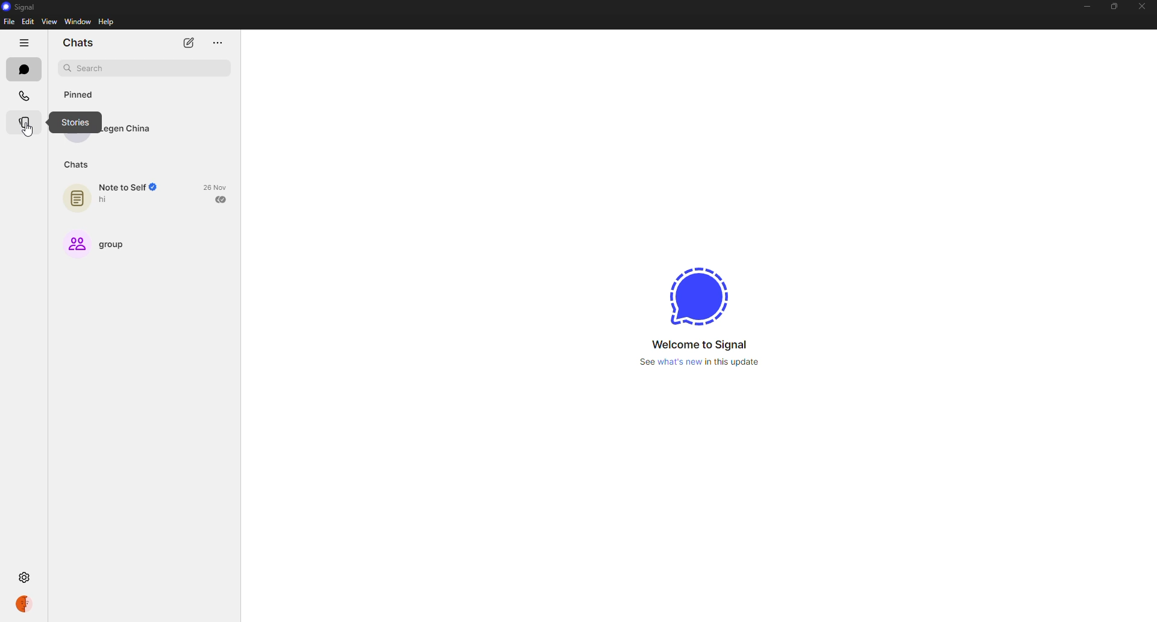  Describe the element at coordinates (1082, 7) in the screenshot. I see `minimize` at that location.